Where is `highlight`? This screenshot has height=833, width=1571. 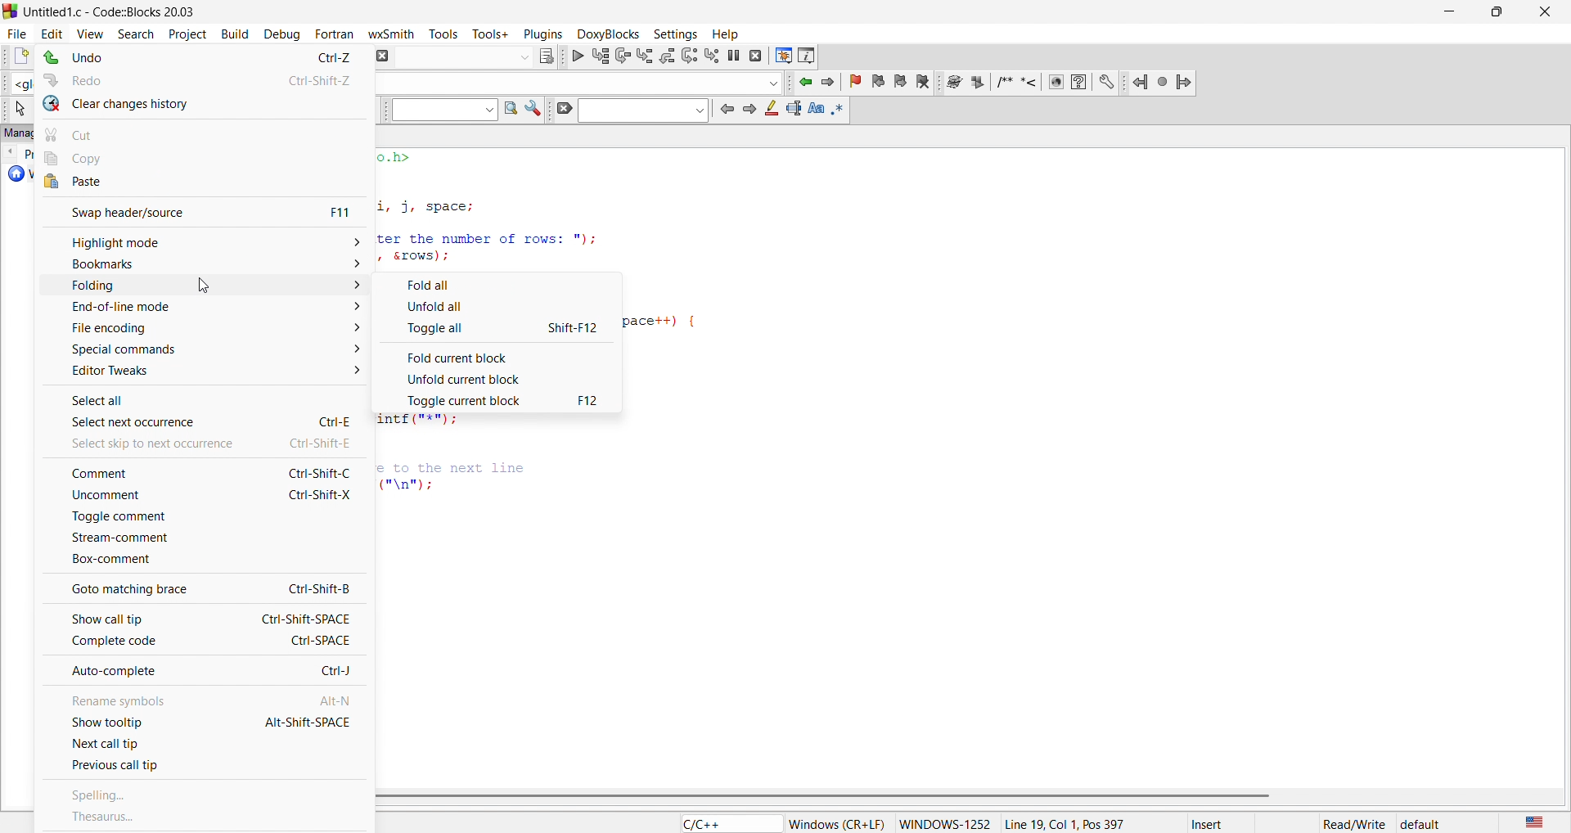 highlight is located at coordinates (771, 108).